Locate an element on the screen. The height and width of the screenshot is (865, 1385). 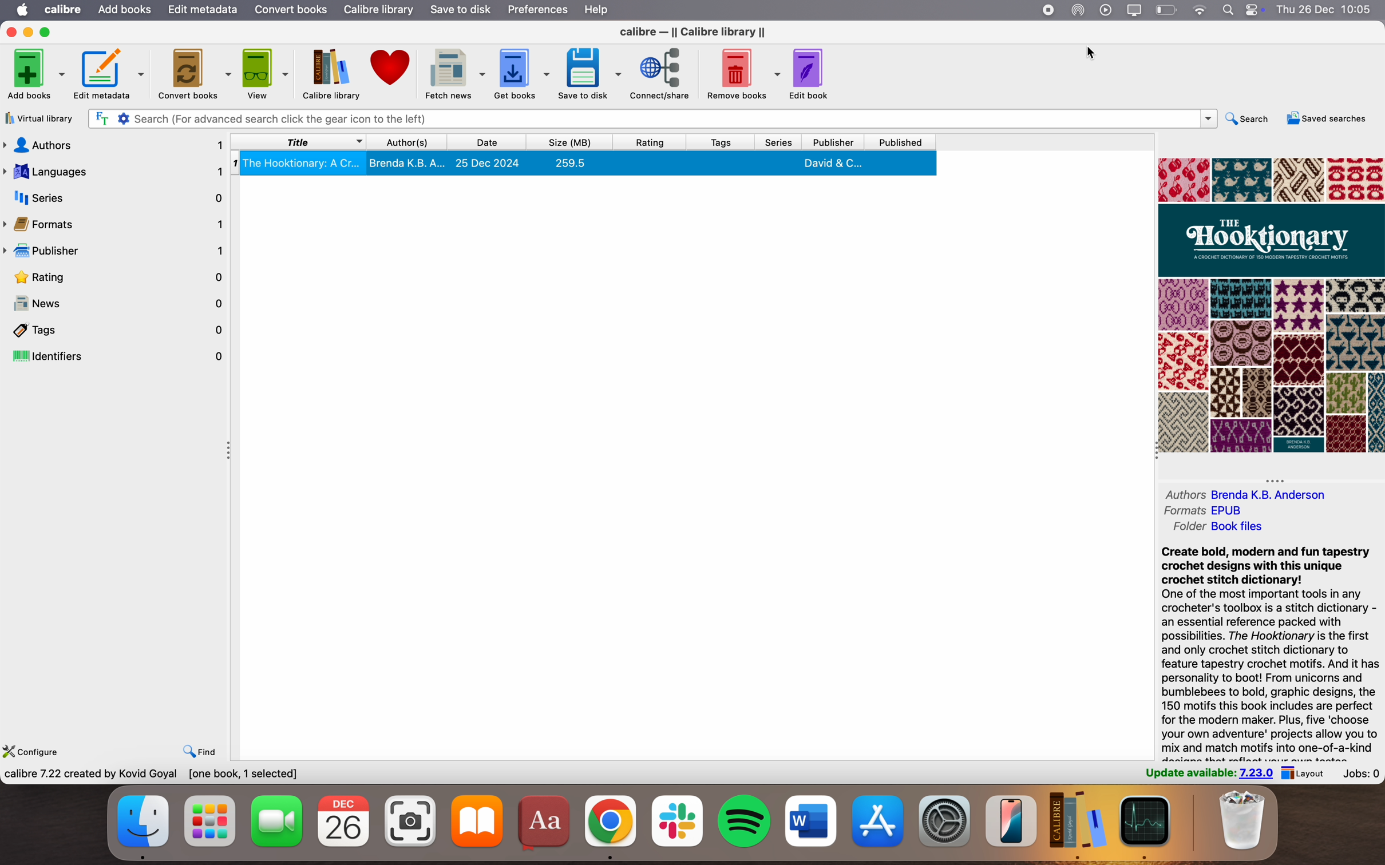
settings is located at coordinates (944, 822).